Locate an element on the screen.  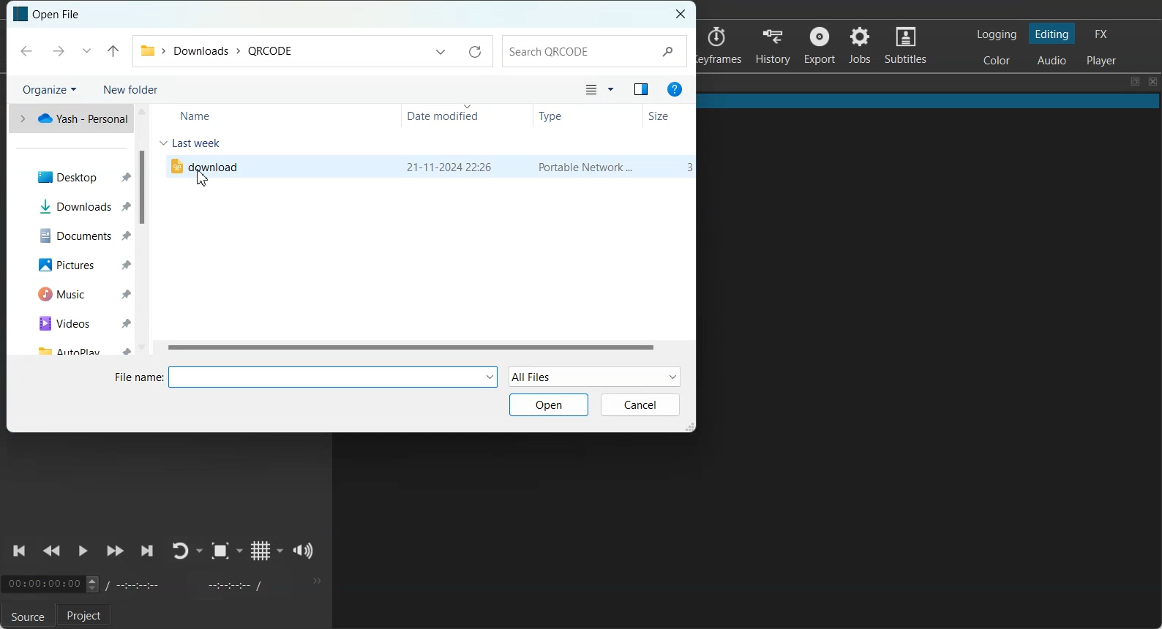
Text is located at coordinates (67, 15).